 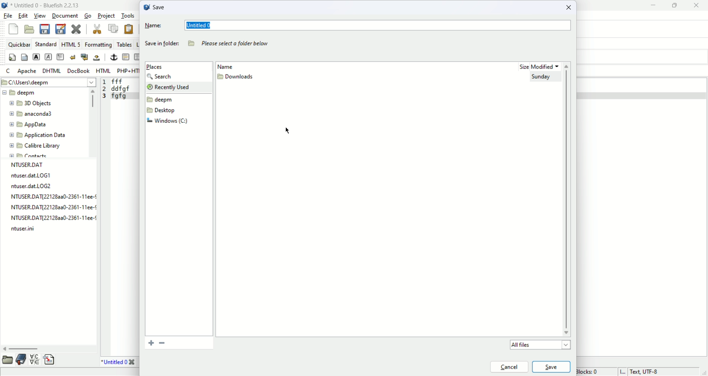 What do you see at coordinates (652, 6) in the screenshot?
I see `minimize` at bounding box center [652, 6].